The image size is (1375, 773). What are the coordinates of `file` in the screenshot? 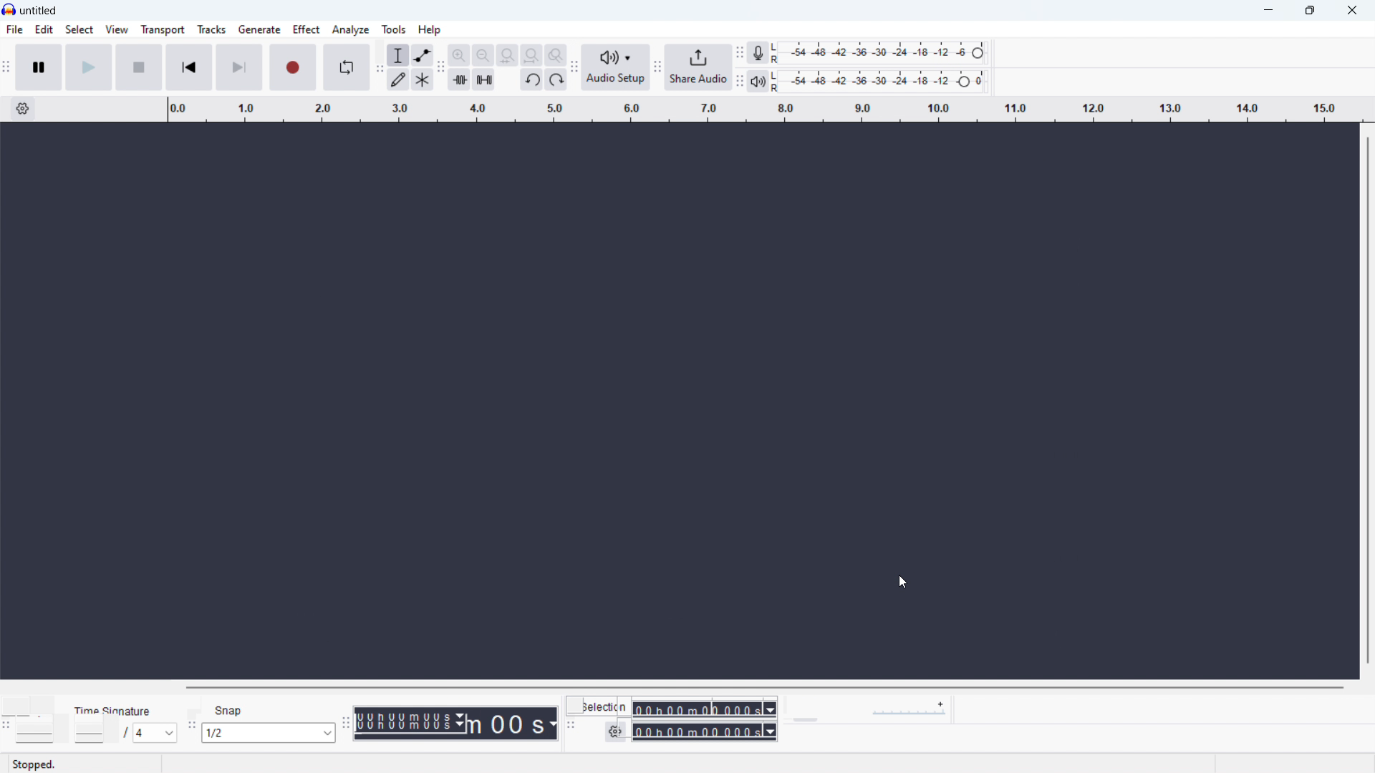 It's located at (15, 29).